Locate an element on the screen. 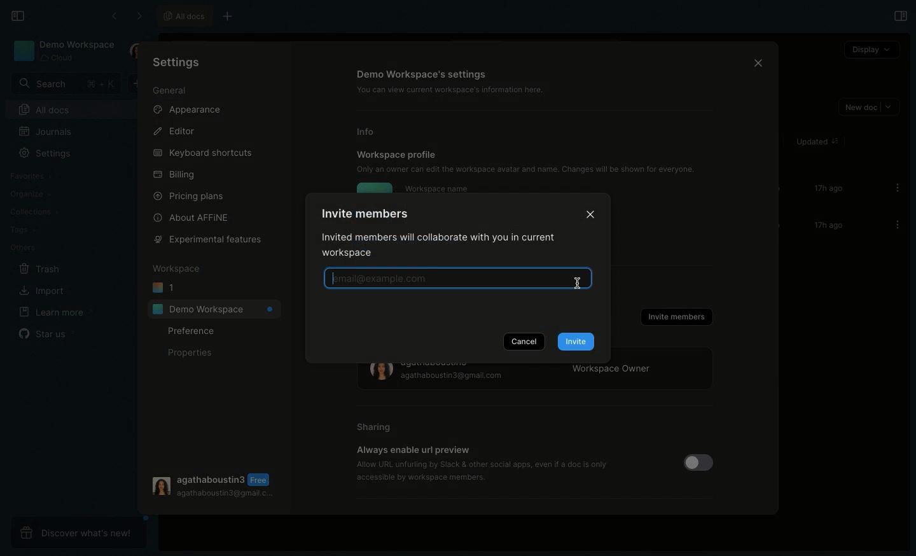 The height and width of the screenshot is (556, 916). Trash is located at coordinates (38, 268).